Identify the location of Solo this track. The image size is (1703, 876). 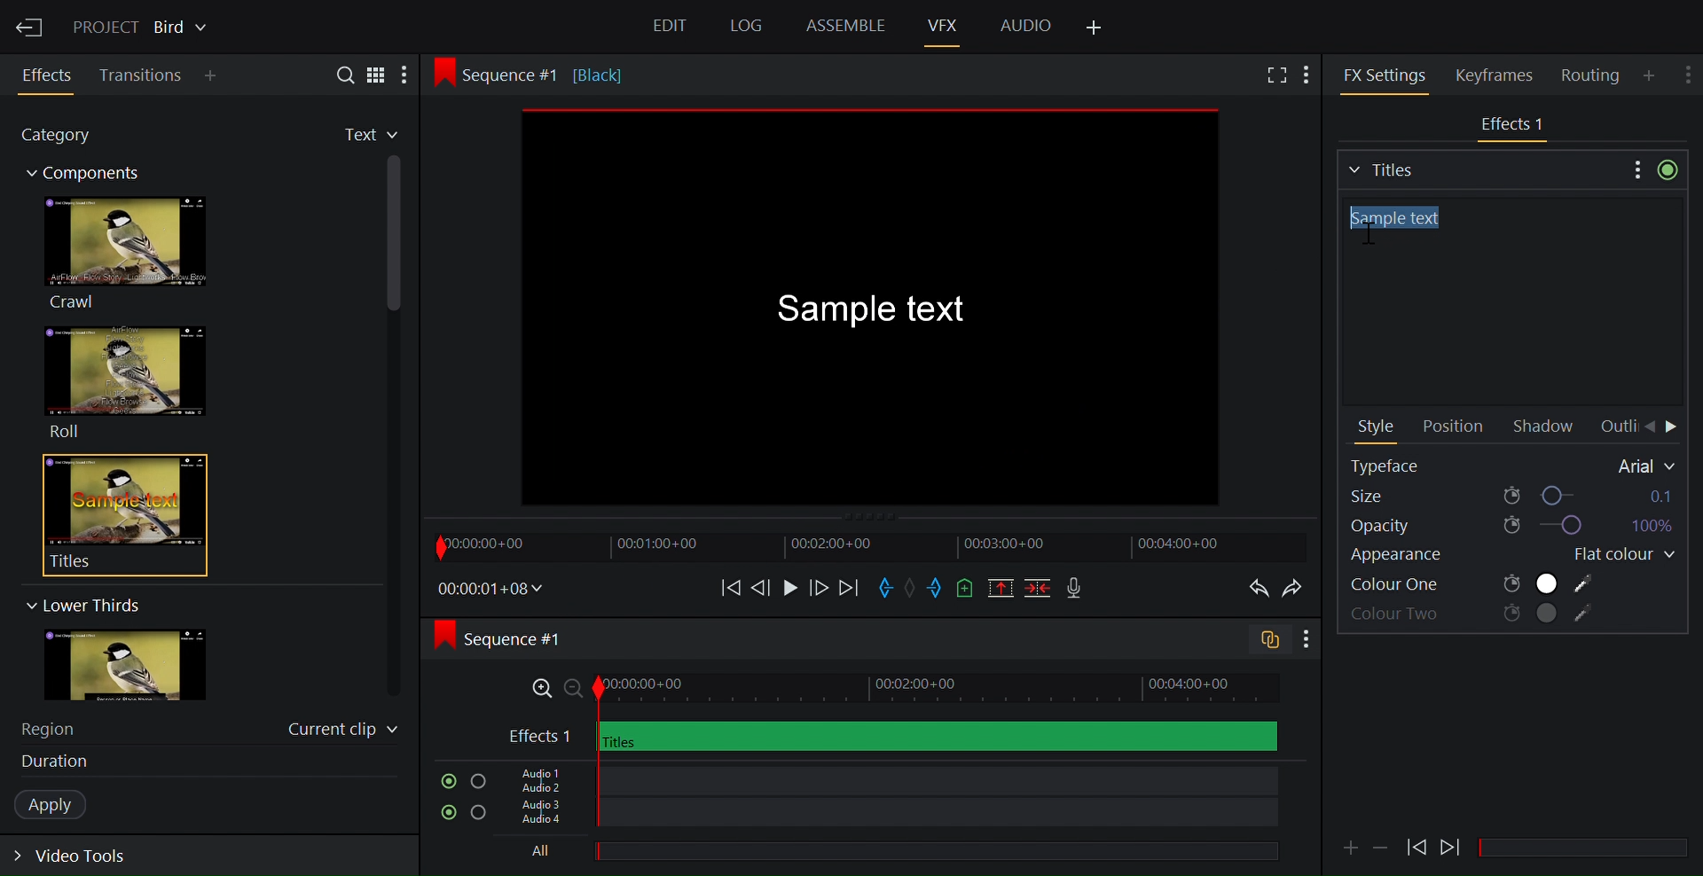
(480, 815).